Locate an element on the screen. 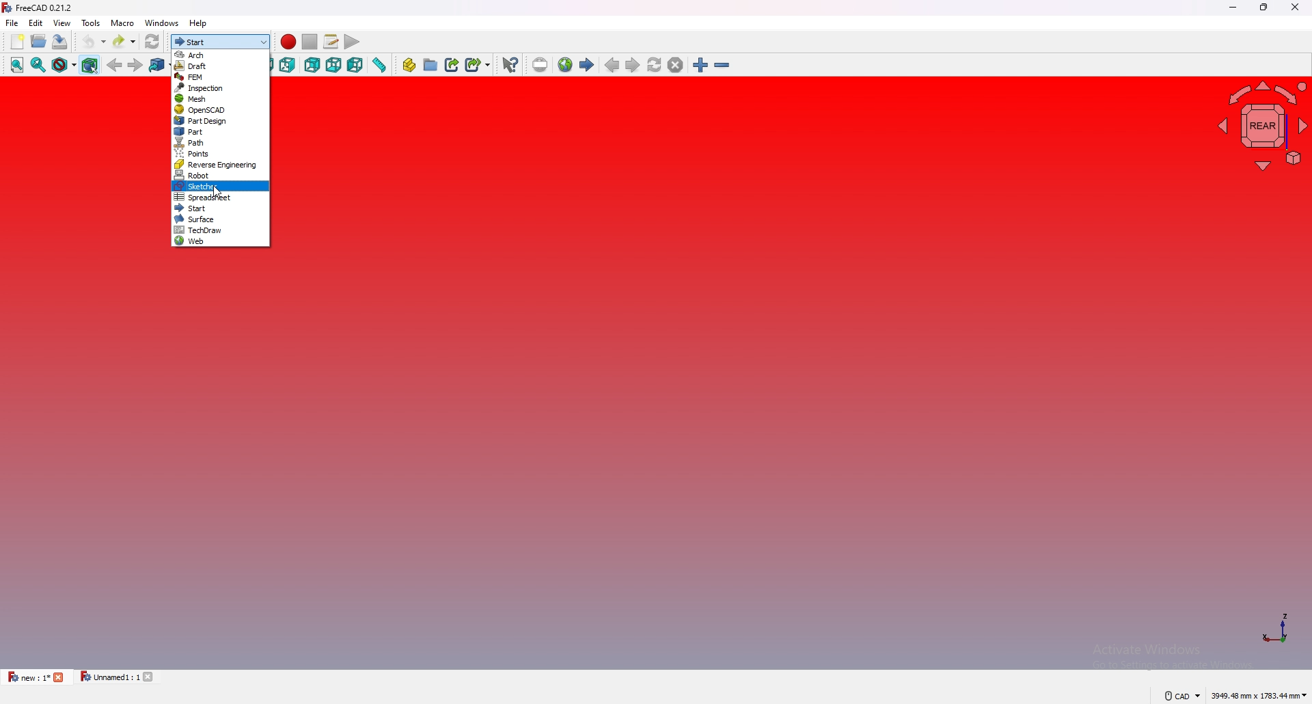  set url is located at coordinates (541, 65).